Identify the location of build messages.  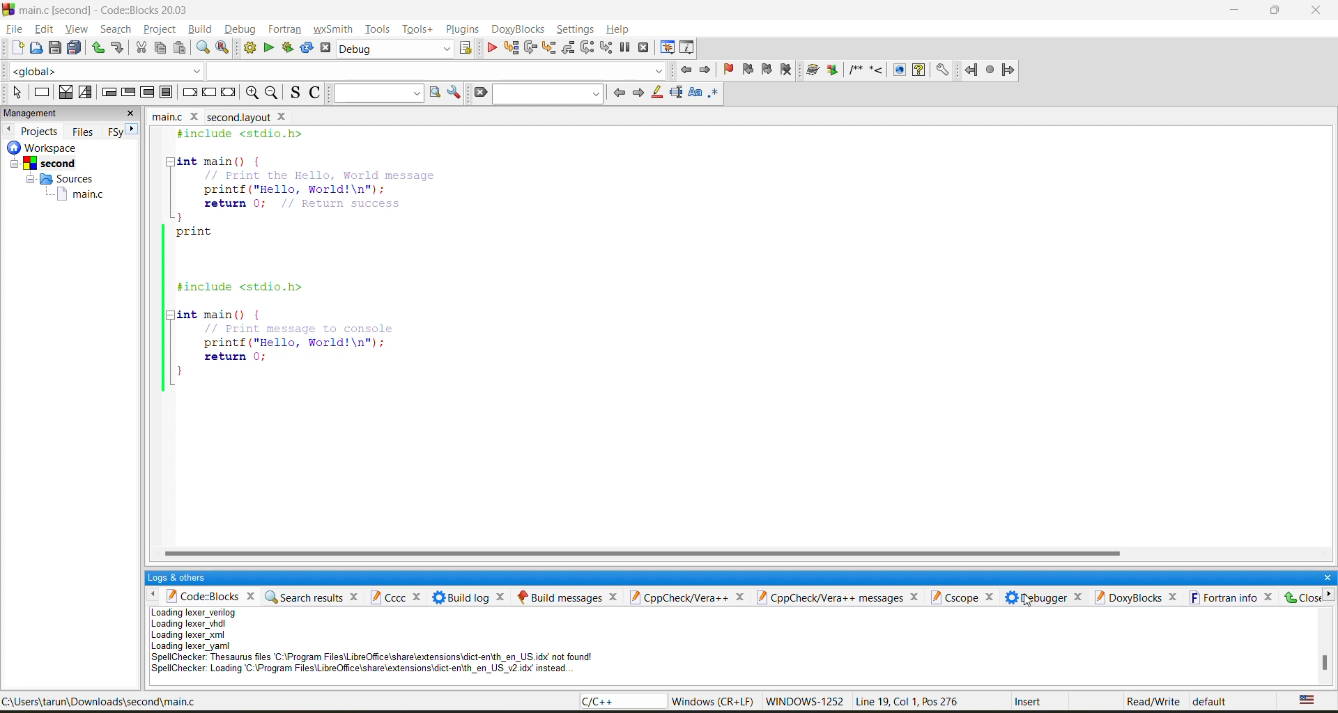
(571, 595).